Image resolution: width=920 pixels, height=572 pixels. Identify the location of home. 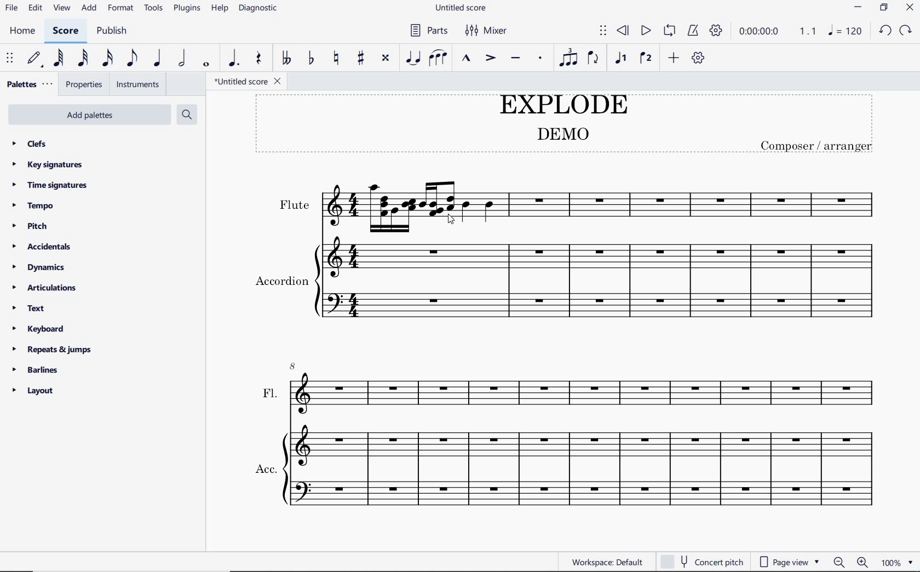
(21, 31).